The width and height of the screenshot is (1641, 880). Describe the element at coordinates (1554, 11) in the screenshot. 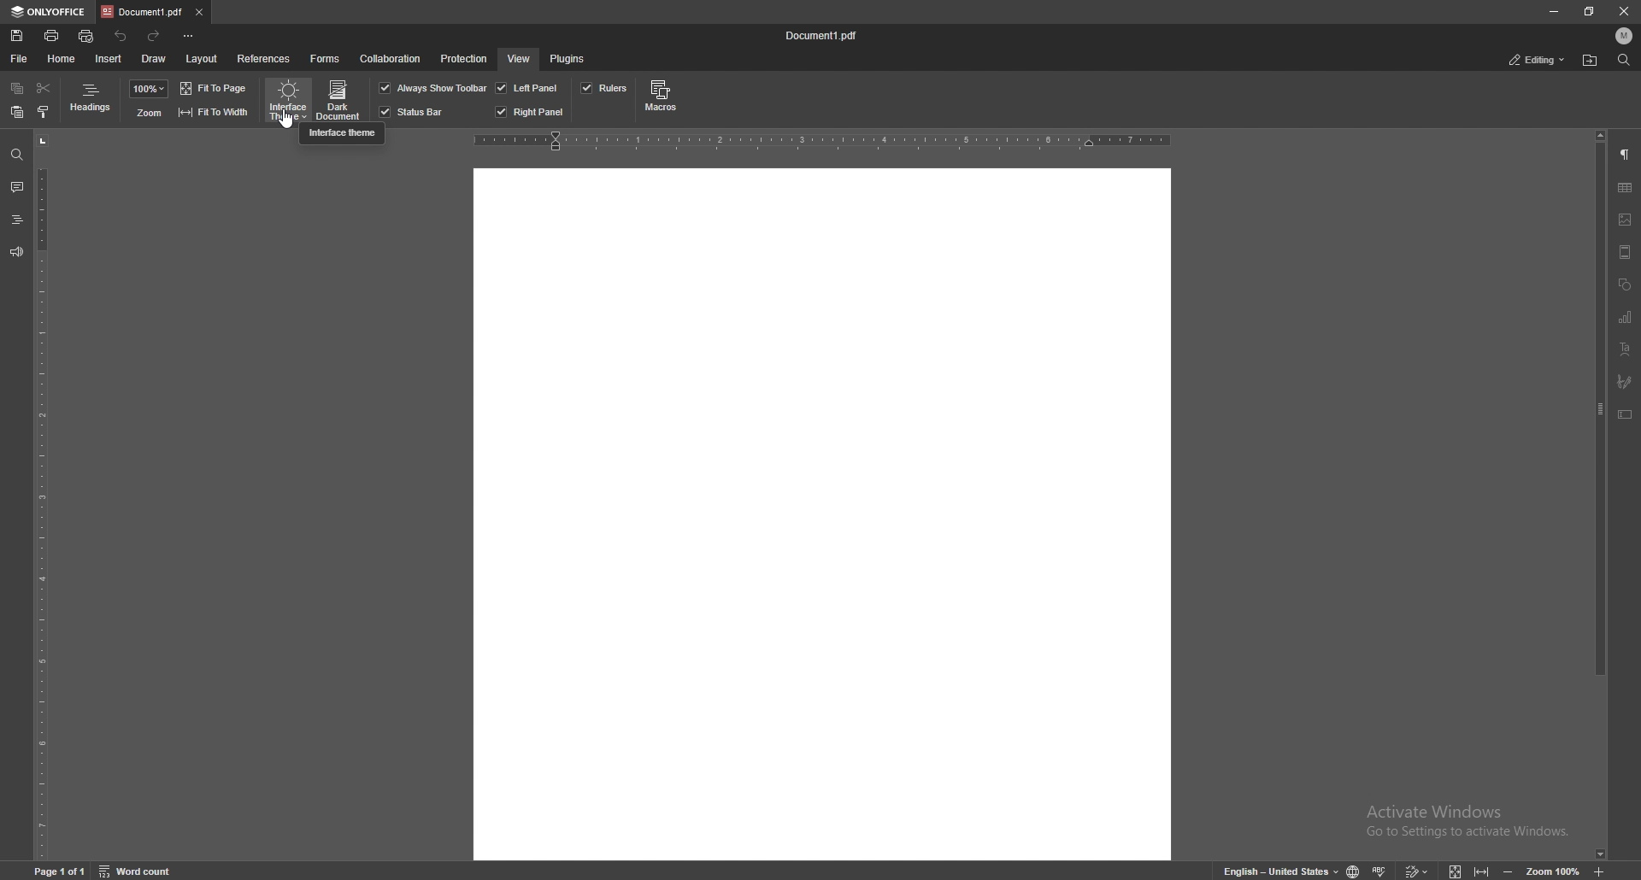

I see `minimize` at that location.